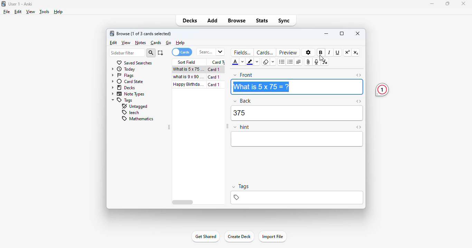 This screenshot has height=248, width=472. Describe the element at coordinates (213, 20) in the screenshot. I see `add` at that location.